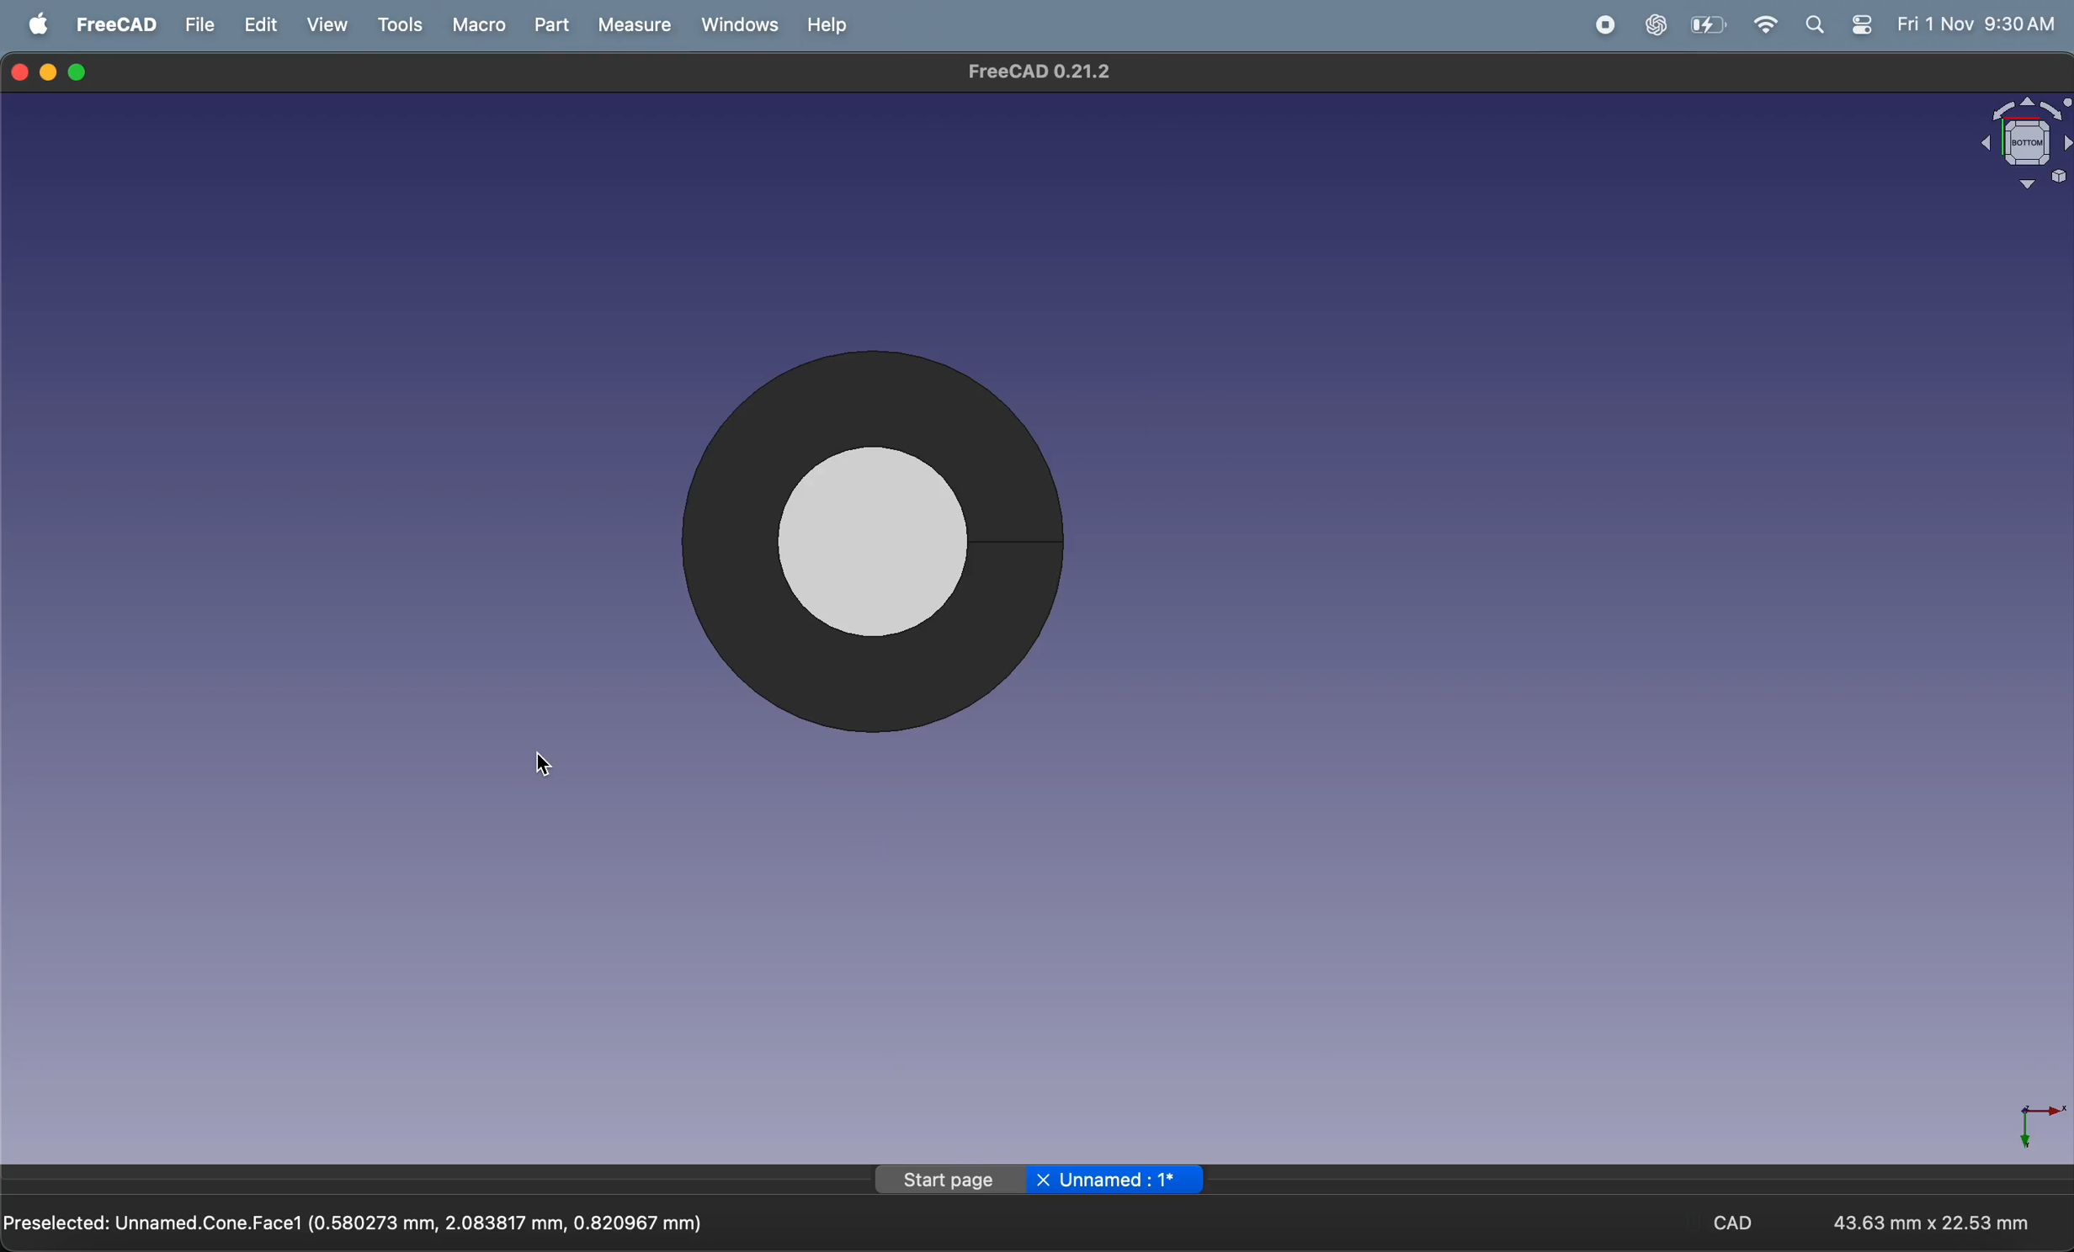 The width and height of the screenshot is (2074, 1252). I want to click on edit, so click(265, 24).